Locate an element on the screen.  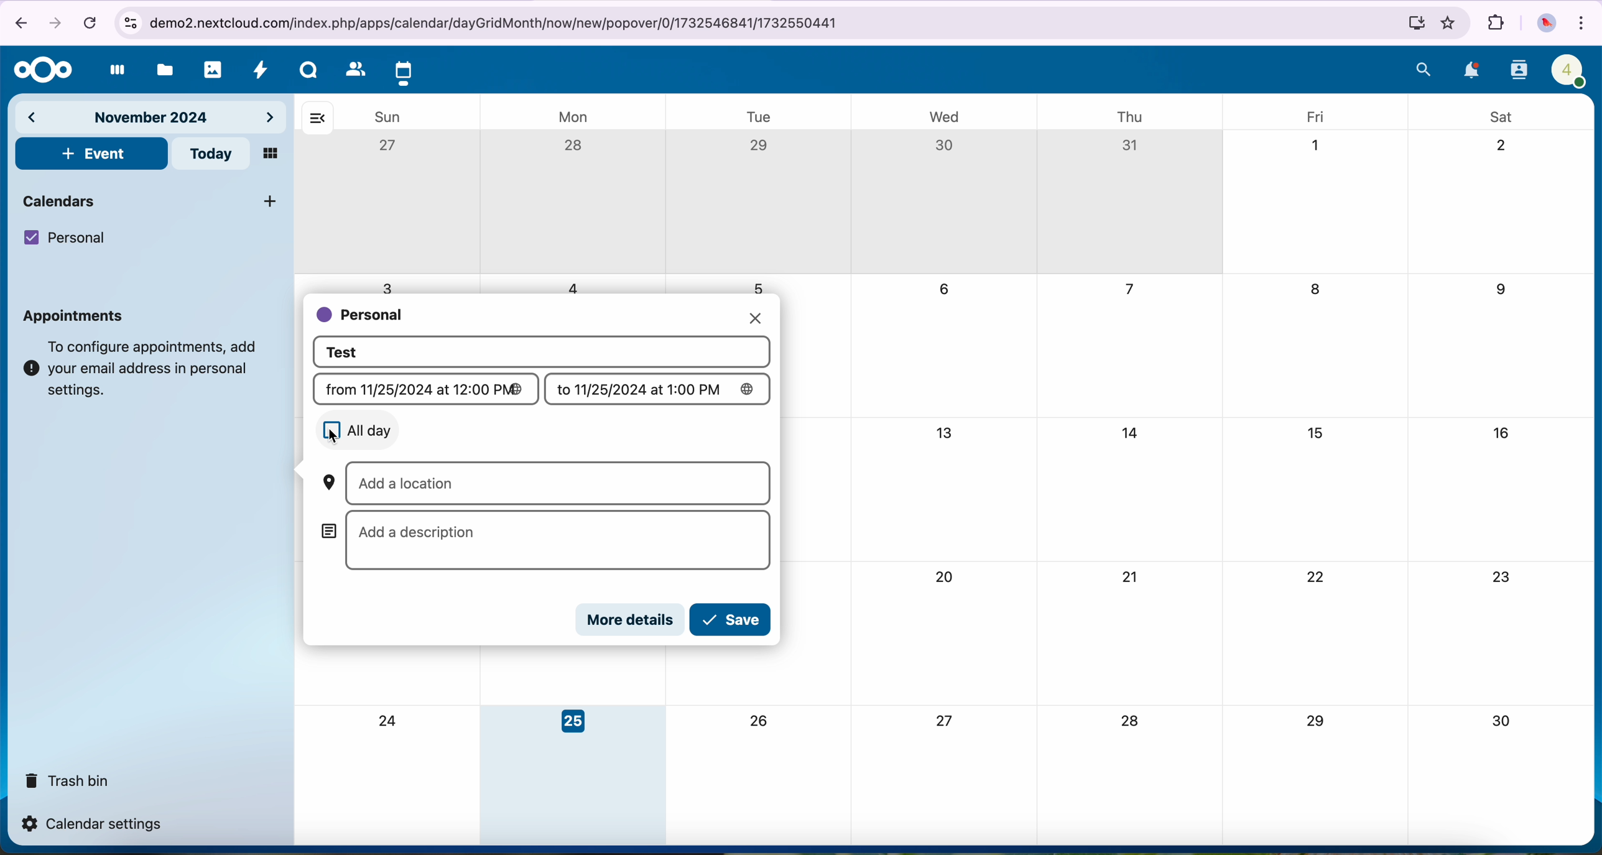
click on event is located at coordinates (92, 155).